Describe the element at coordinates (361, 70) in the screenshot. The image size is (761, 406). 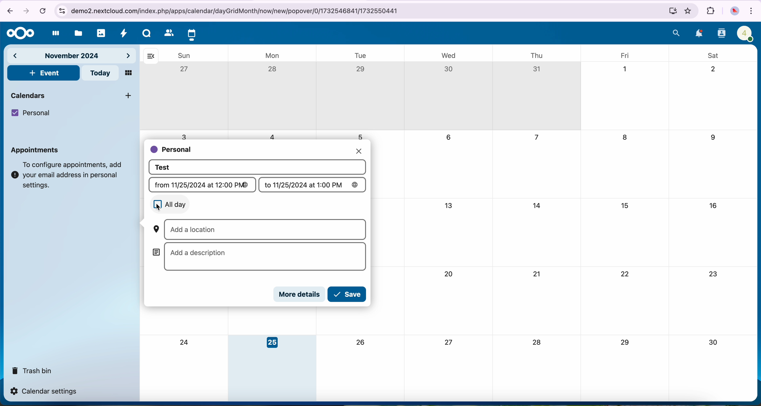
I see `29` at that location.